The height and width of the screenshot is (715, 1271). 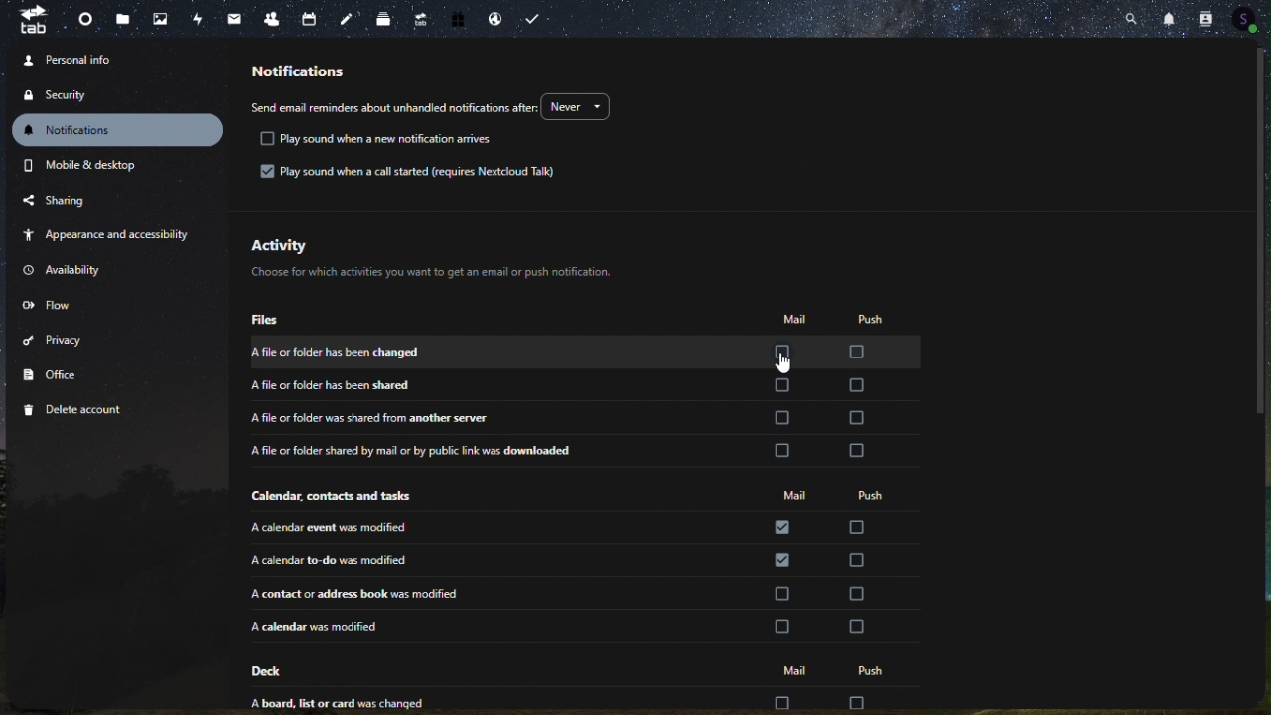 What do you see at coordinates (285, 243) in the screenshot?
I see `activity` at bounding box center [285, 243].